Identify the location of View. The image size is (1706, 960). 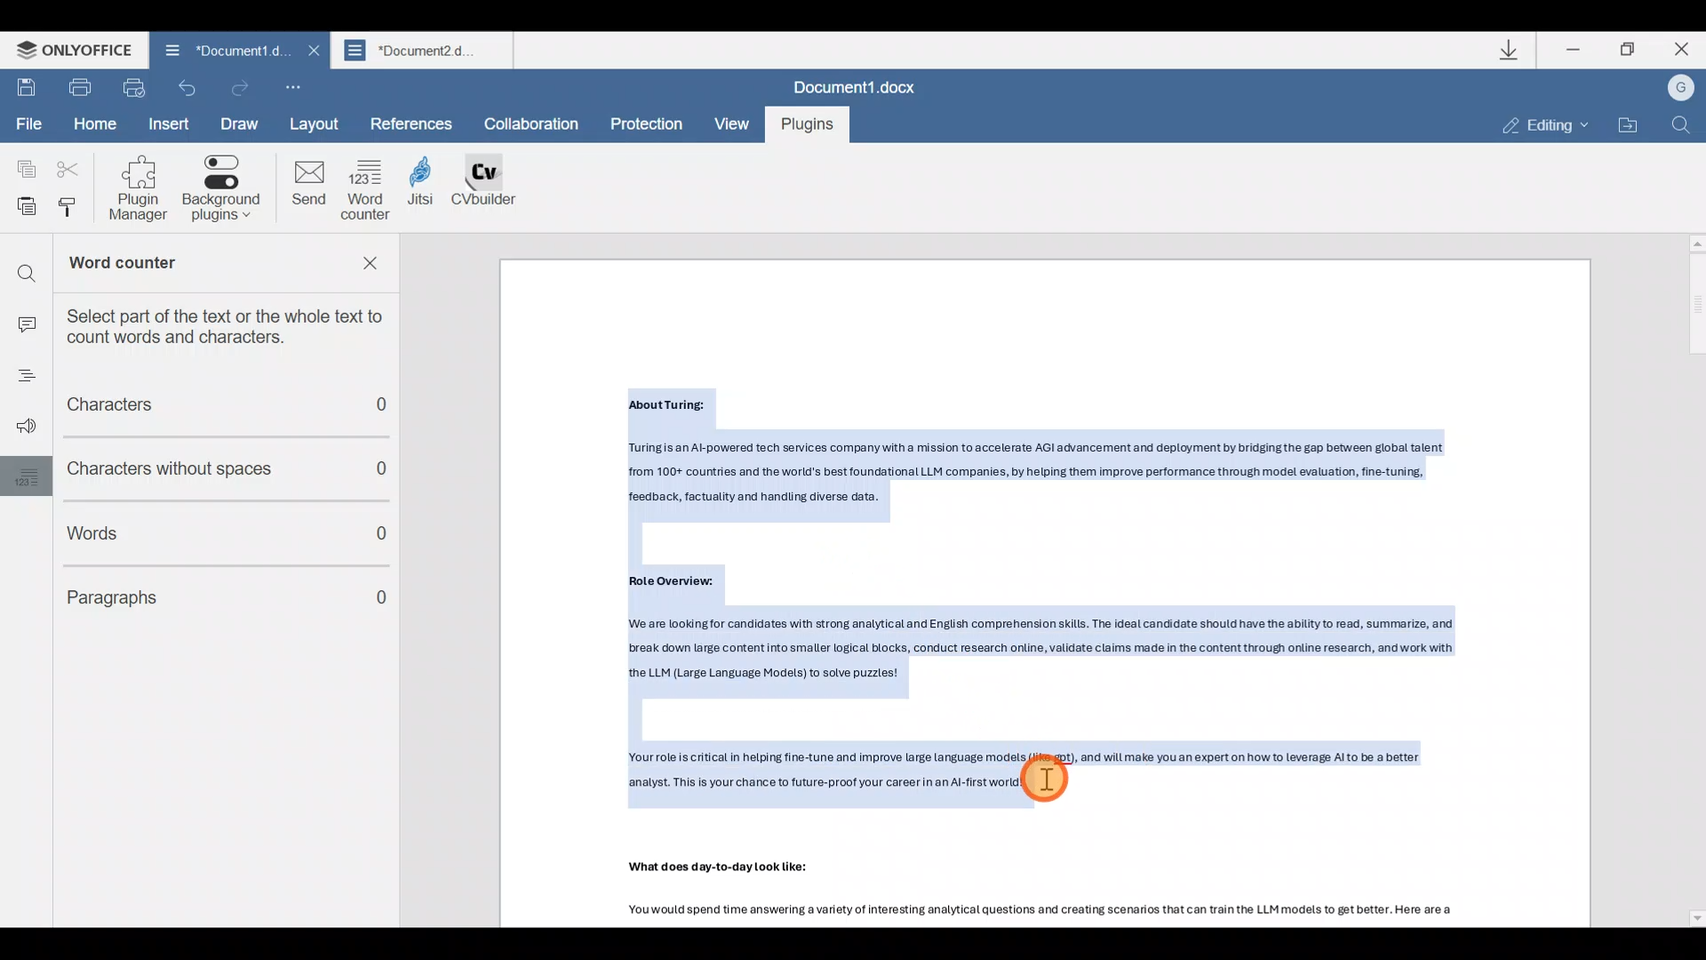
(730, 124).